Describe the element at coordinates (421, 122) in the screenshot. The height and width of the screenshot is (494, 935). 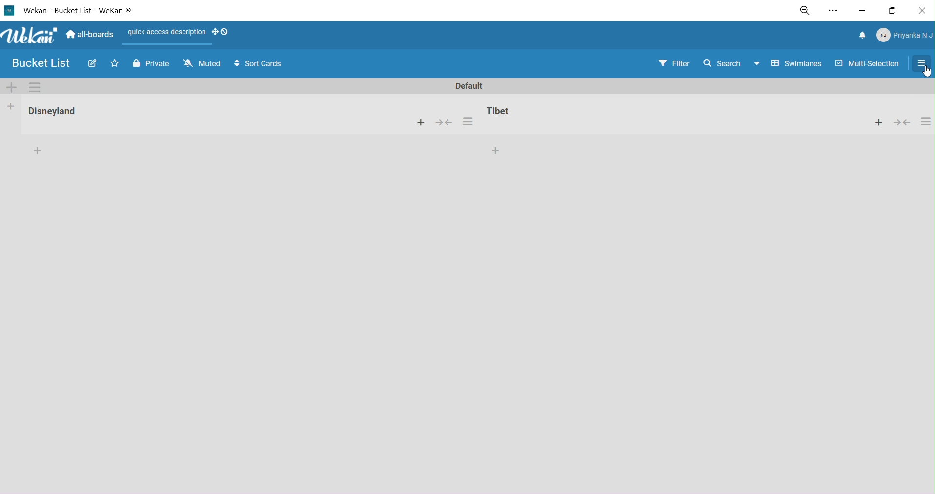
I see `add a card` at that location.